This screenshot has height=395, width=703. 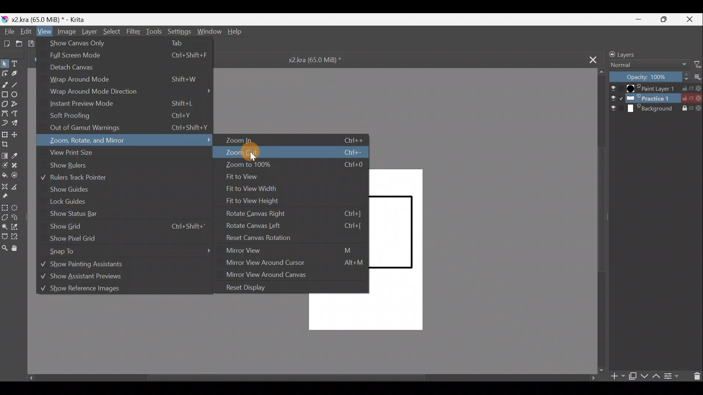 What do you see at coordinates (44, 19) in the screenshot?
I see `x2.kra` at bounding box center [44, 19].